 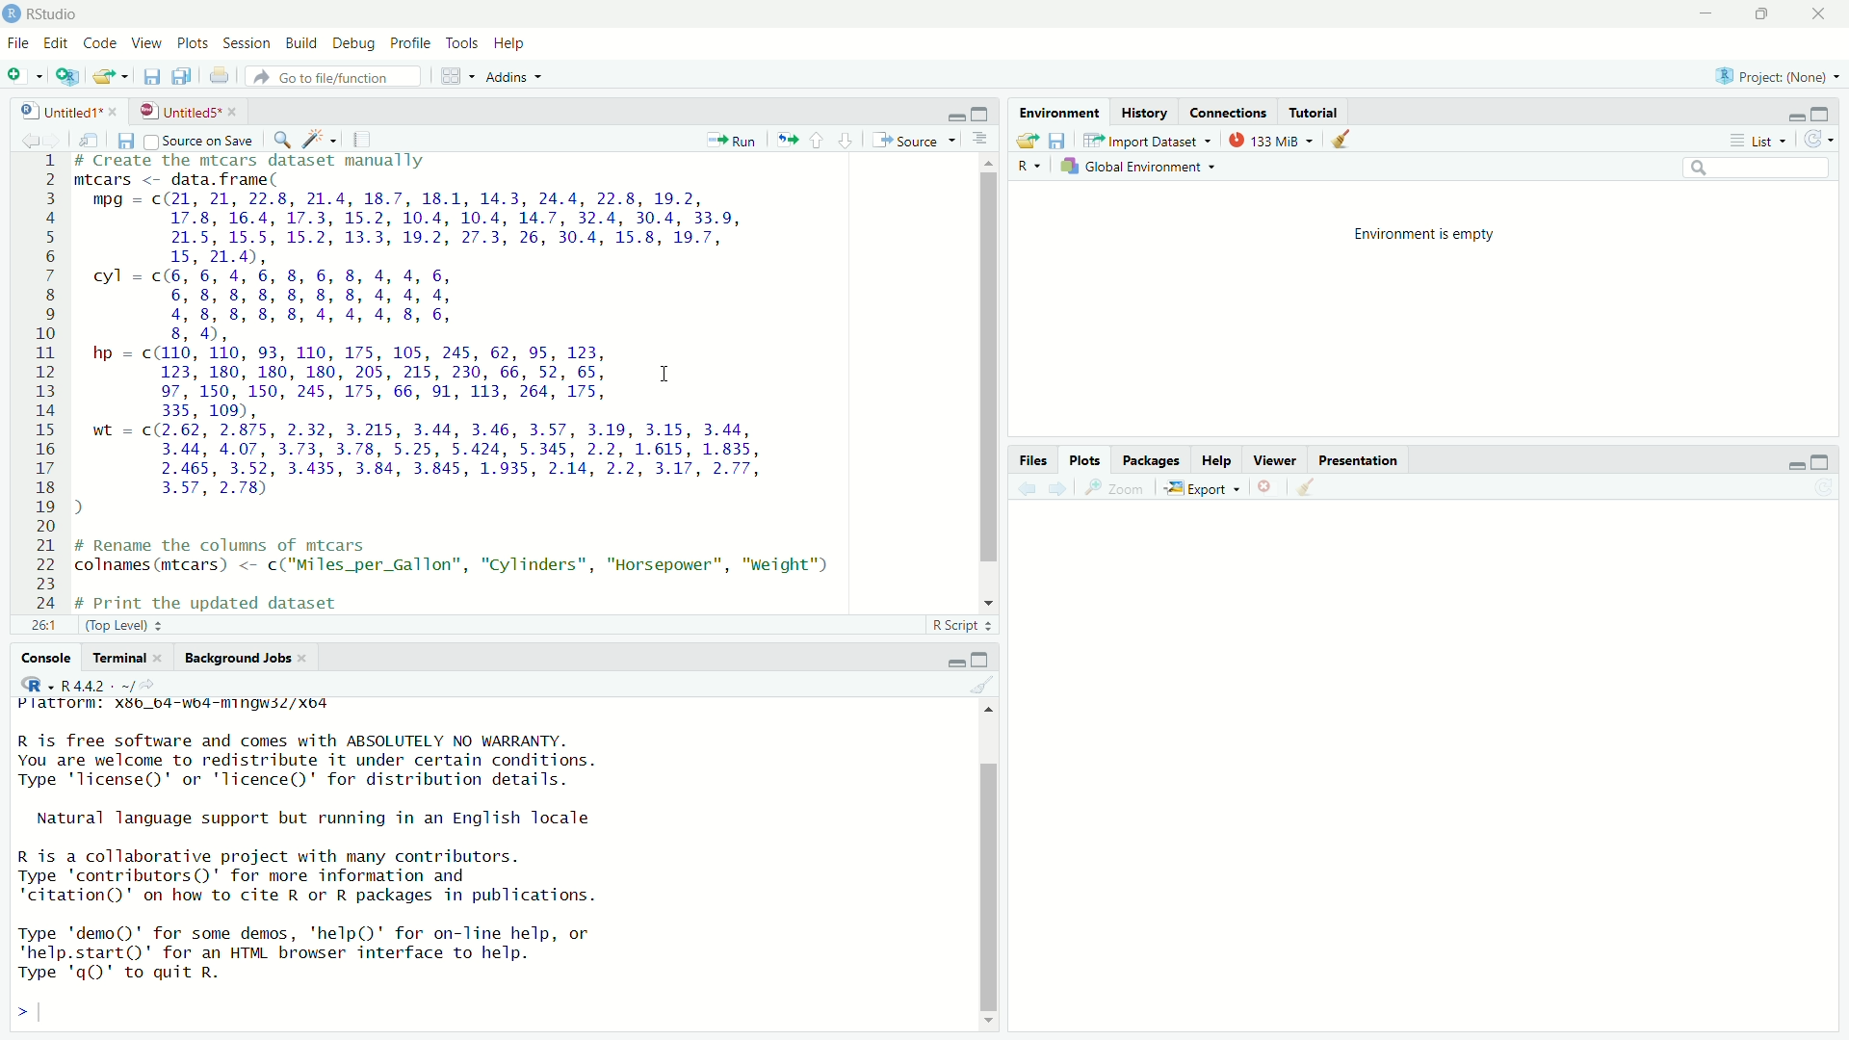 I want to click on clear, so click(x=982, y=684).